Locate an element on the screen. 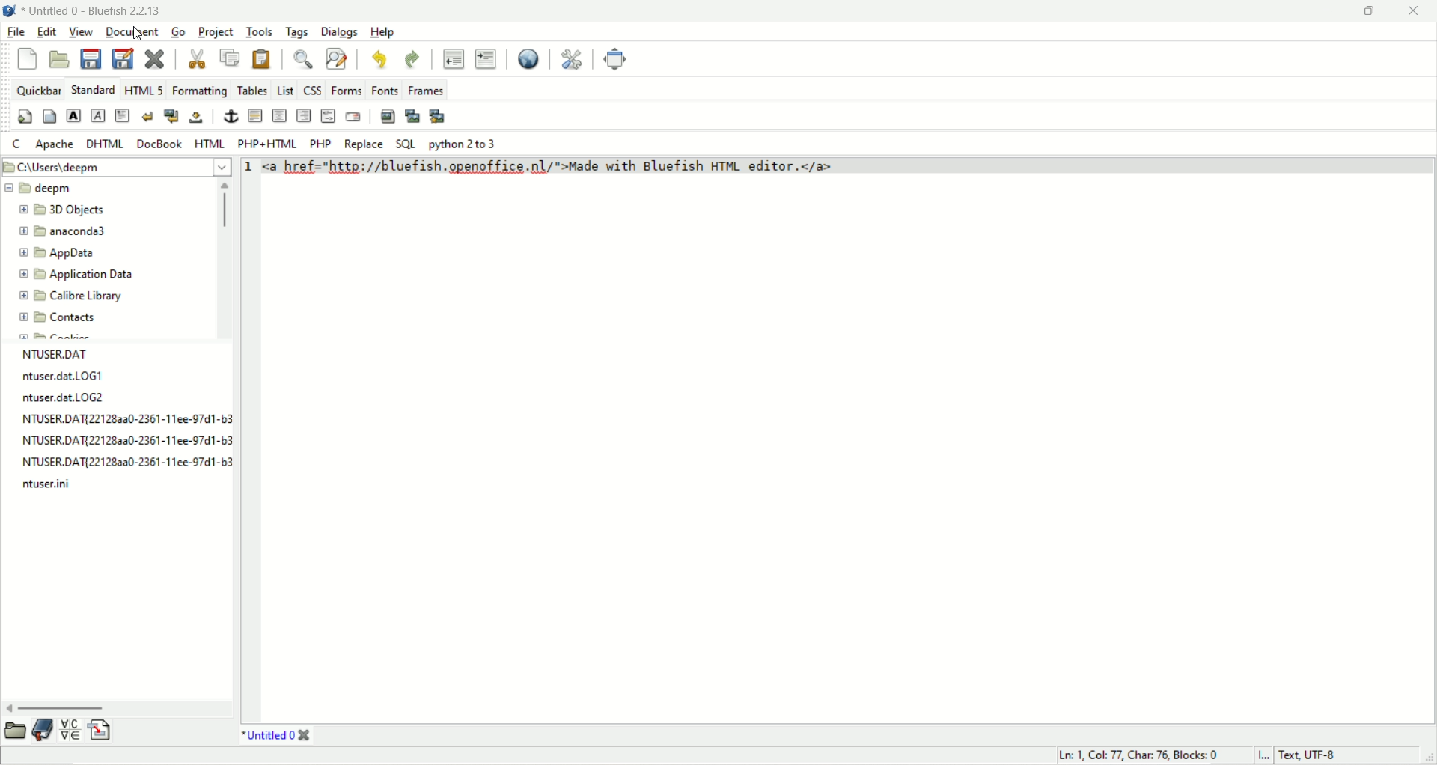 The image size is (1437, 765). tags is located at coordinates (298, 32).